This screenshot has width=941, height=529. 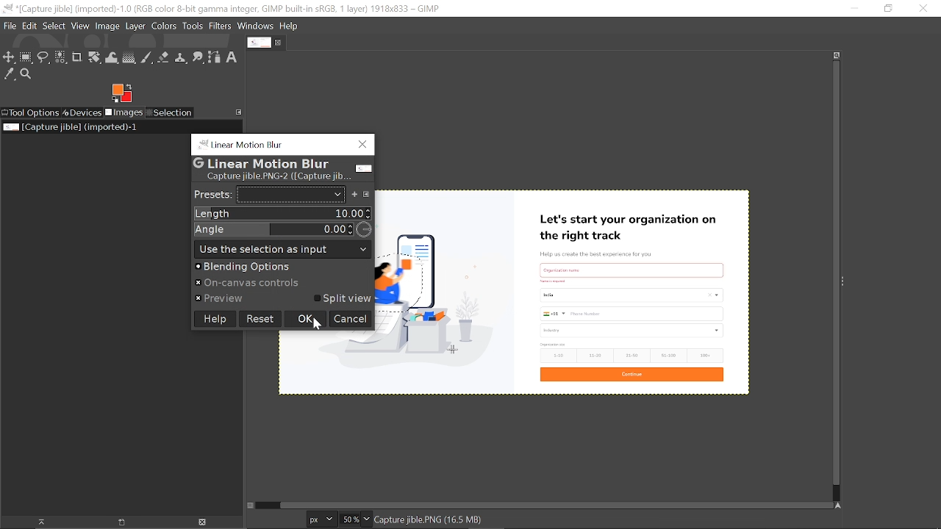 What do you see at coordinates (135, 27) in the screenshot?
I see `Layer` at bounding box center [135, 27].